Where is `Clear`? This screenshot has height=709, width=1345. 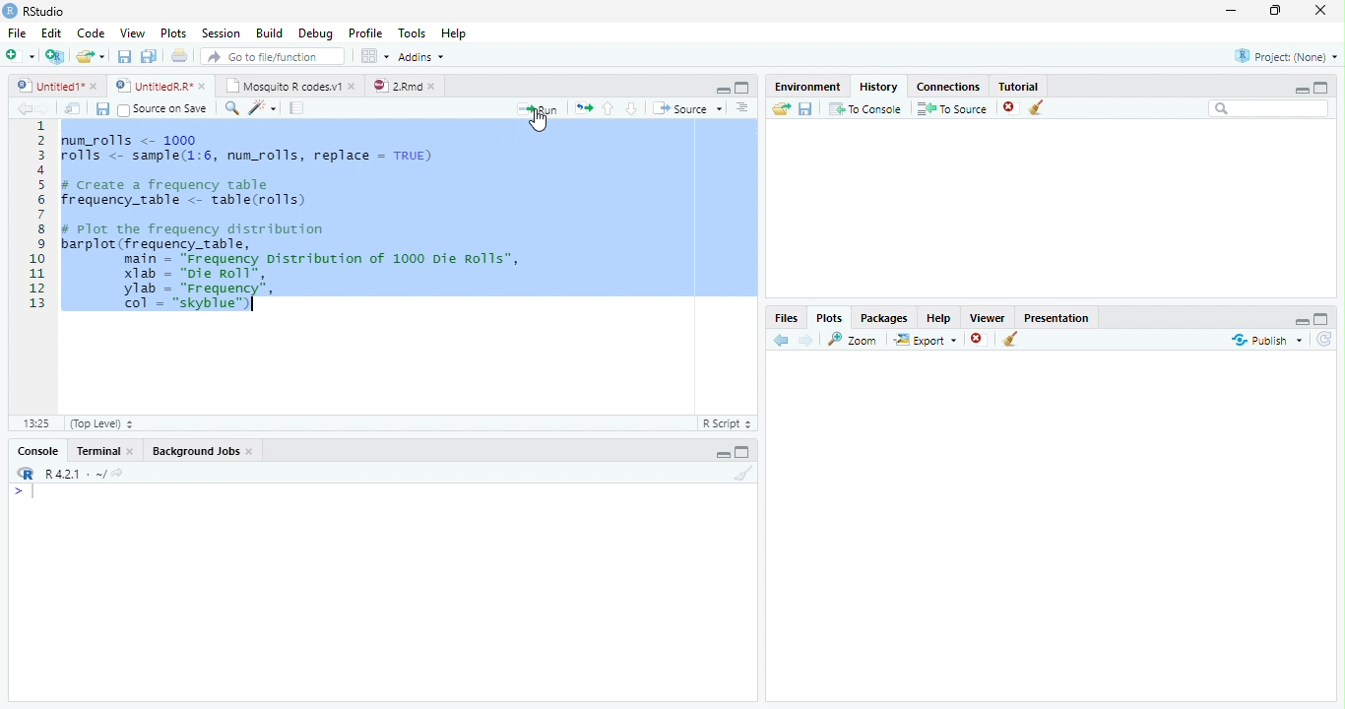 Clear is located at coordinates (1037, 107).